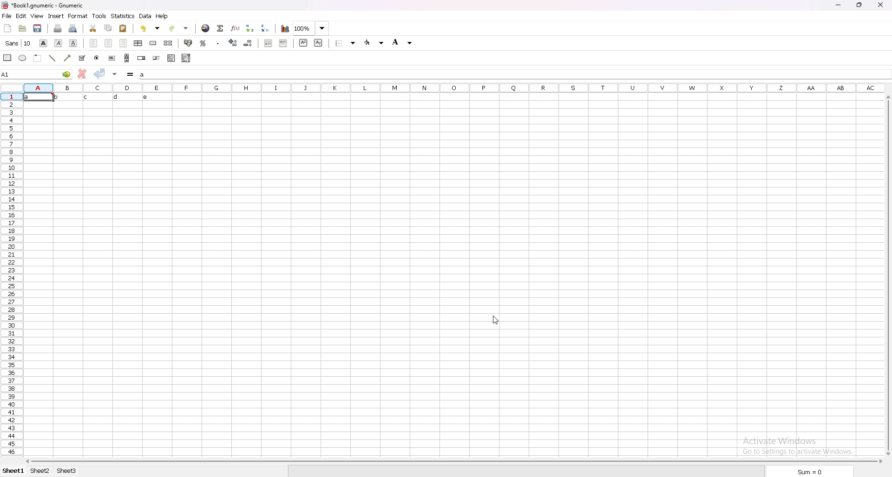  Describe the element at coordinates (236, 28) in the screenshot. I see `function` at that location.